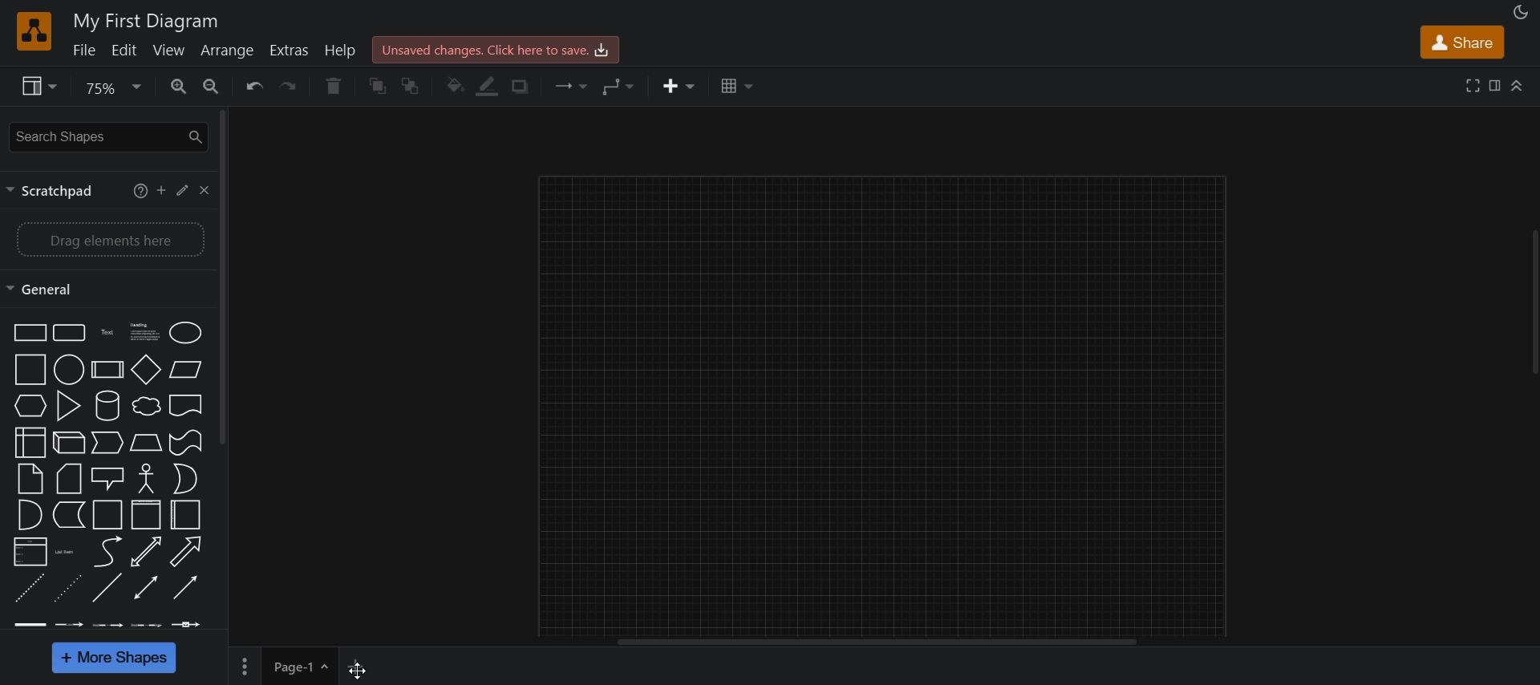  What do you see at coordinates (294, 50) in the screenshot?
I see `extras` at bounding box center [294, 50].